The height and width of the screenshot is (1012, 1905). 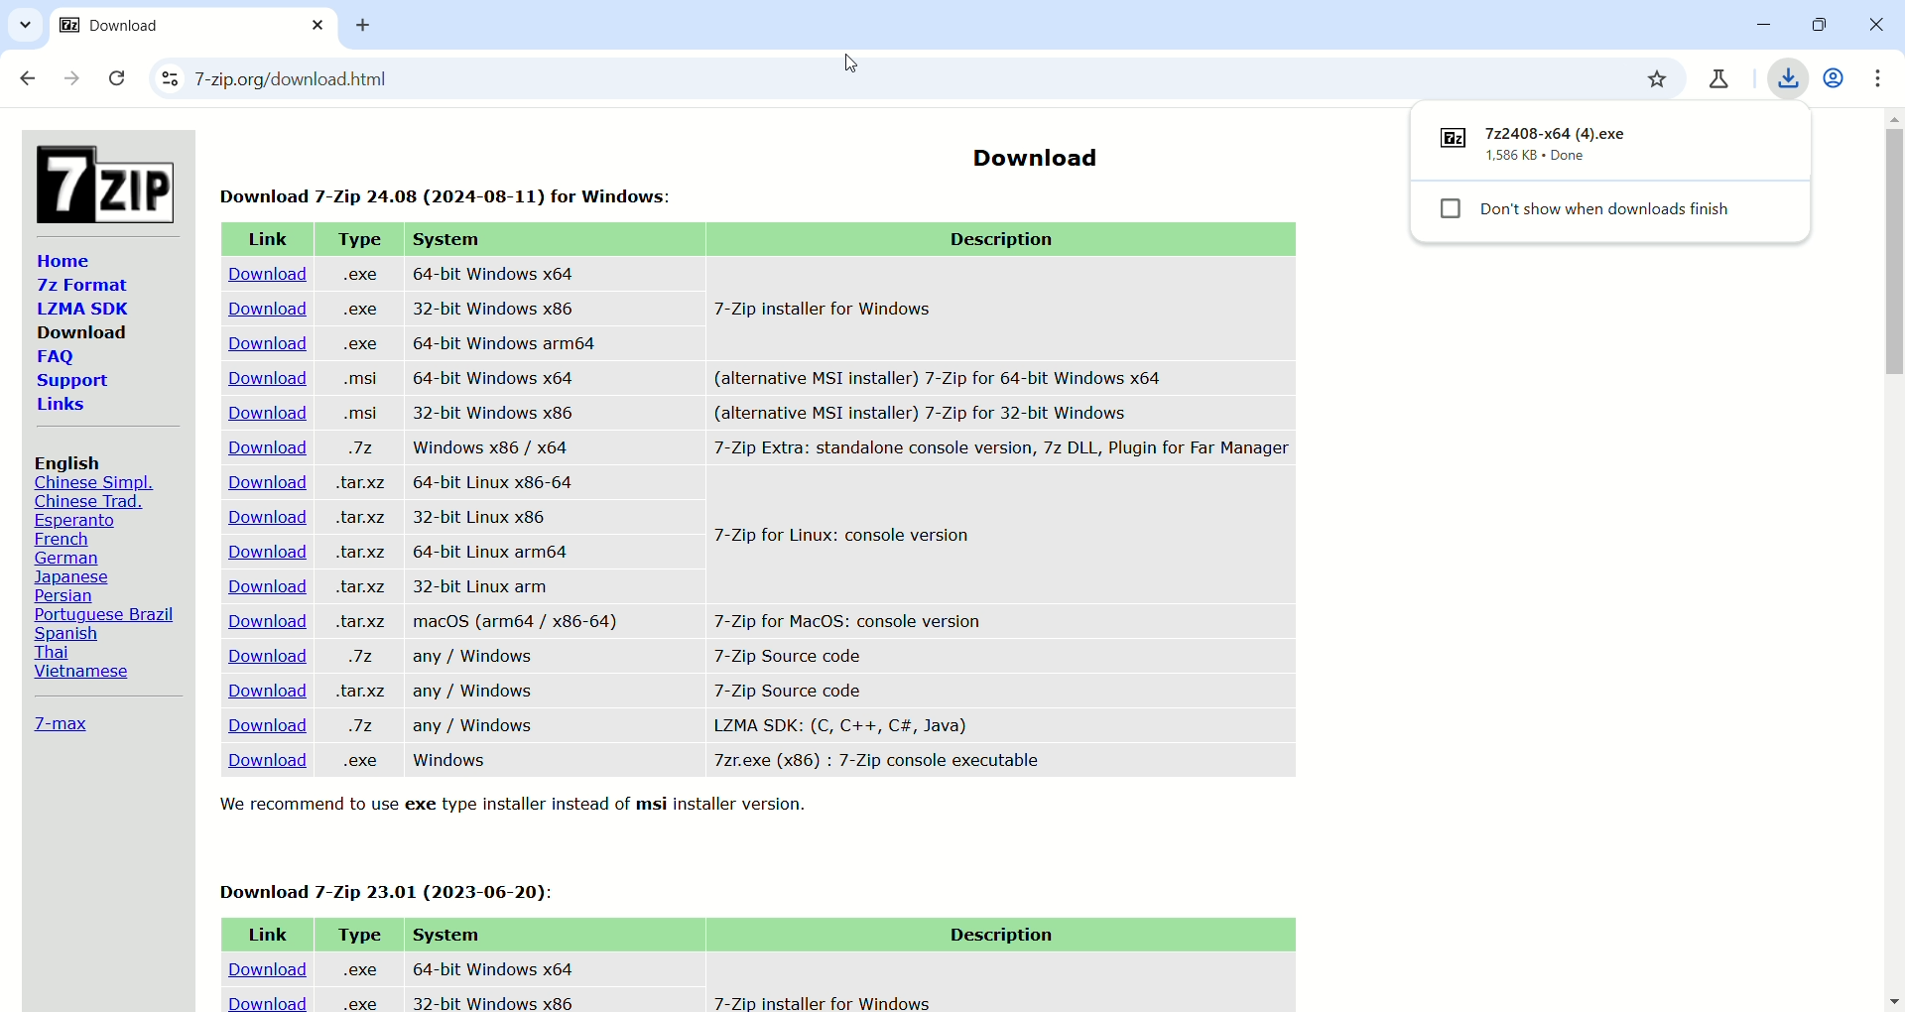 I want to click on Windows, so click(x=453, y=762).